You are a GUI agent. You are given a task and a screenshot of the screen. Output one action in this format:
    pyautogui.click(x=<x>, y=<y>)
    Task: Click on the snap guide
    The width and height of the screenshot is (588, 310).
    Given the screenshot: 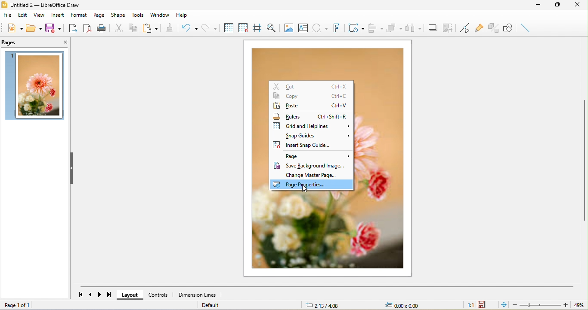 What is the action you would take?
    pyautogui.click(x=318, y=135)
    